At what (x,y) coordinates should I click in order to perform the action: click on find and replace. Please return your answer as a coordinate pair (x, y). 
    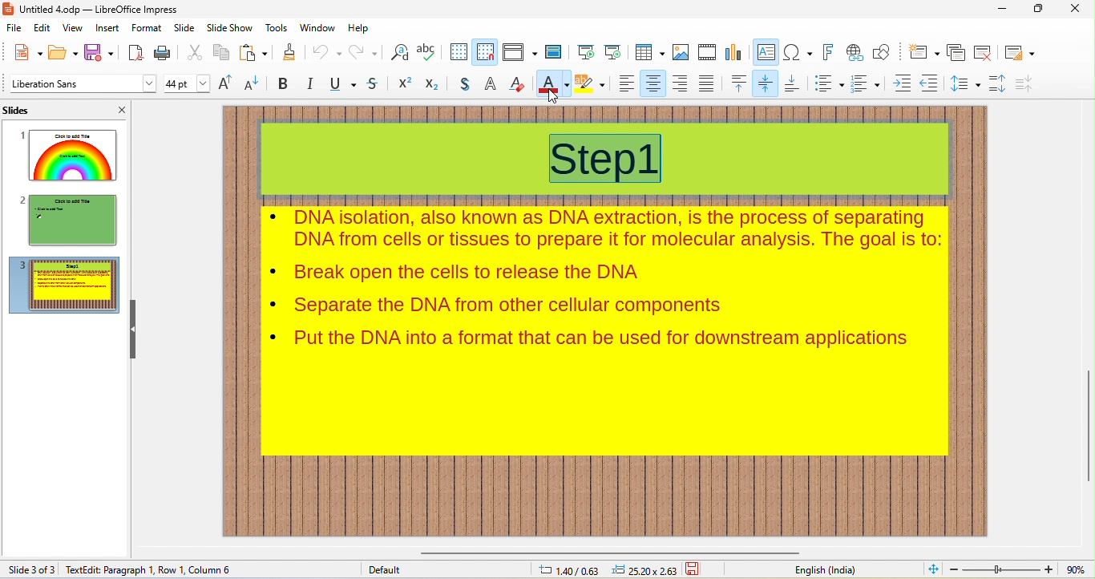
    Looking at the image, I should click on (400, 52).